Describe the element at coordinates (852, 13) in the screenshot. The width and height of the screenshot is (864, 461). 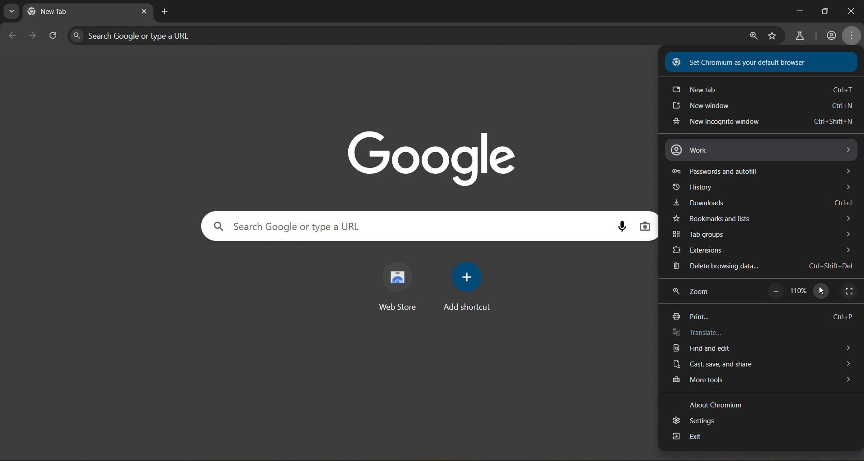
I see `close` at that location.